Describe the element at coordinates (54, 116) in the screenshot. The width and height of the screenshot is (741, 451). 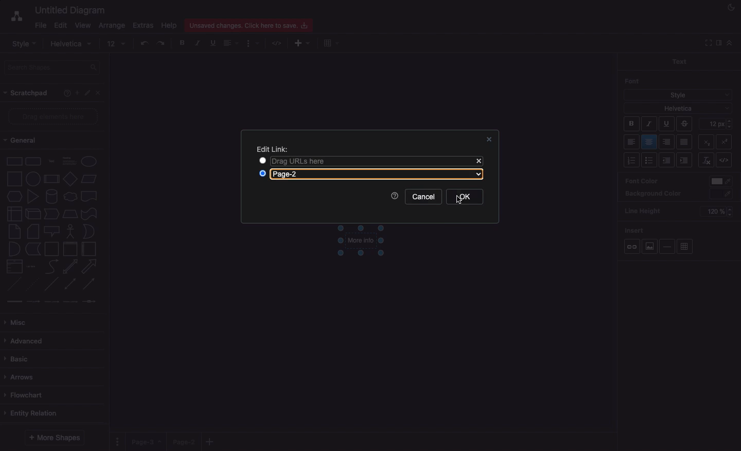
I see `Drag elements here` at that location.